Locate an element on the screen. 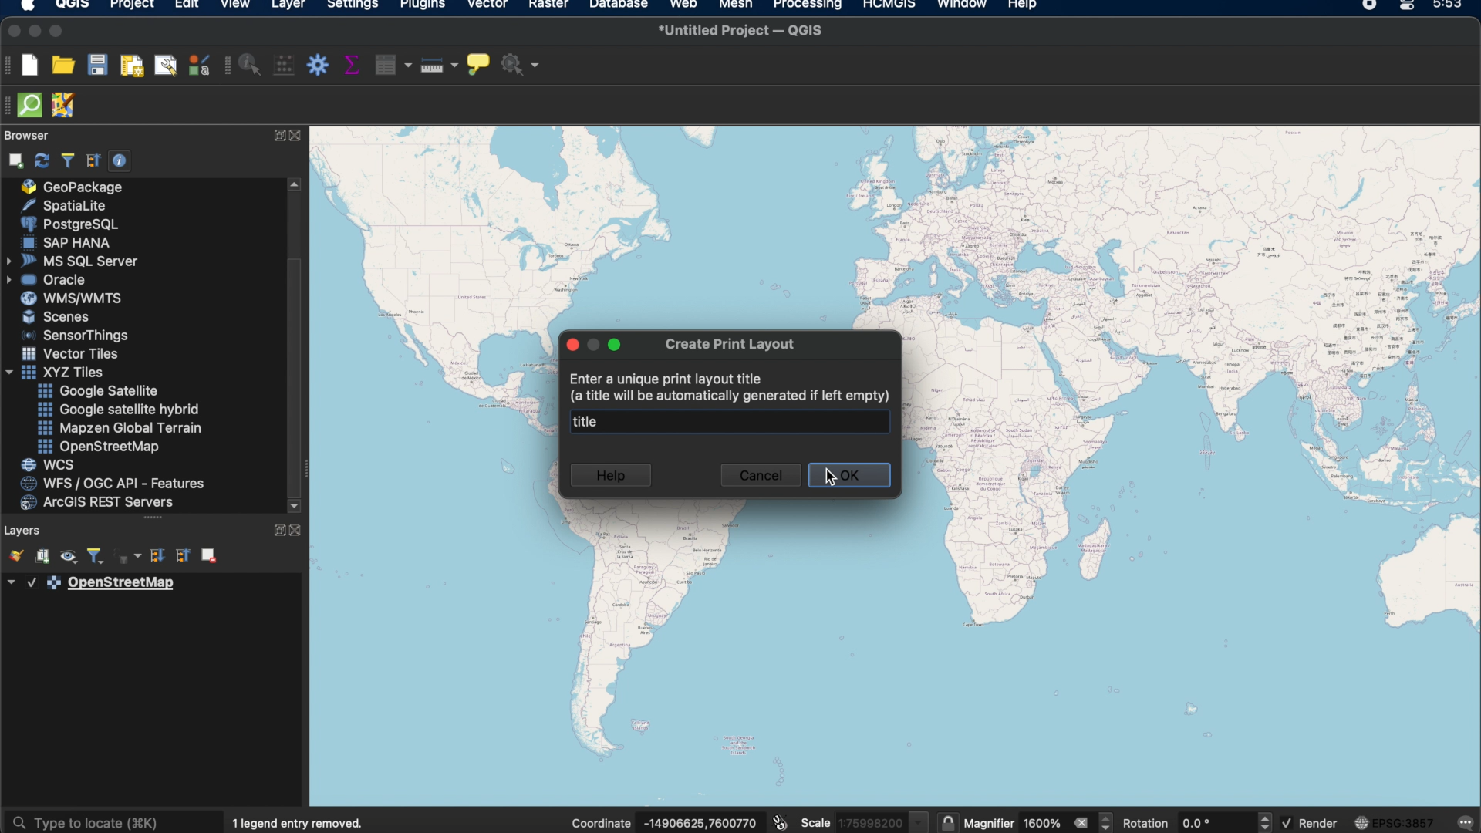 This screenshot has height=833, width=1481. time is located at coordinates (1454, 7).